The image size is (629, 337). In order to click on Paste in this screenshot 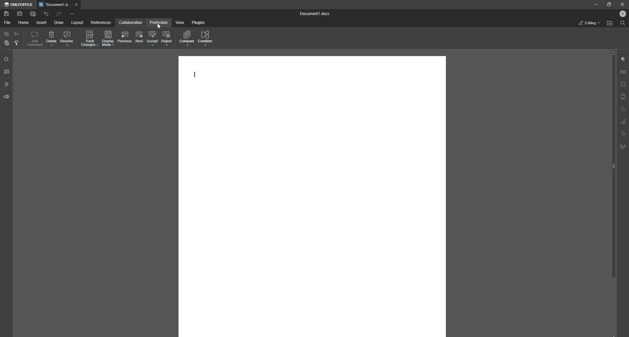, I will do `click(6, 35)`.